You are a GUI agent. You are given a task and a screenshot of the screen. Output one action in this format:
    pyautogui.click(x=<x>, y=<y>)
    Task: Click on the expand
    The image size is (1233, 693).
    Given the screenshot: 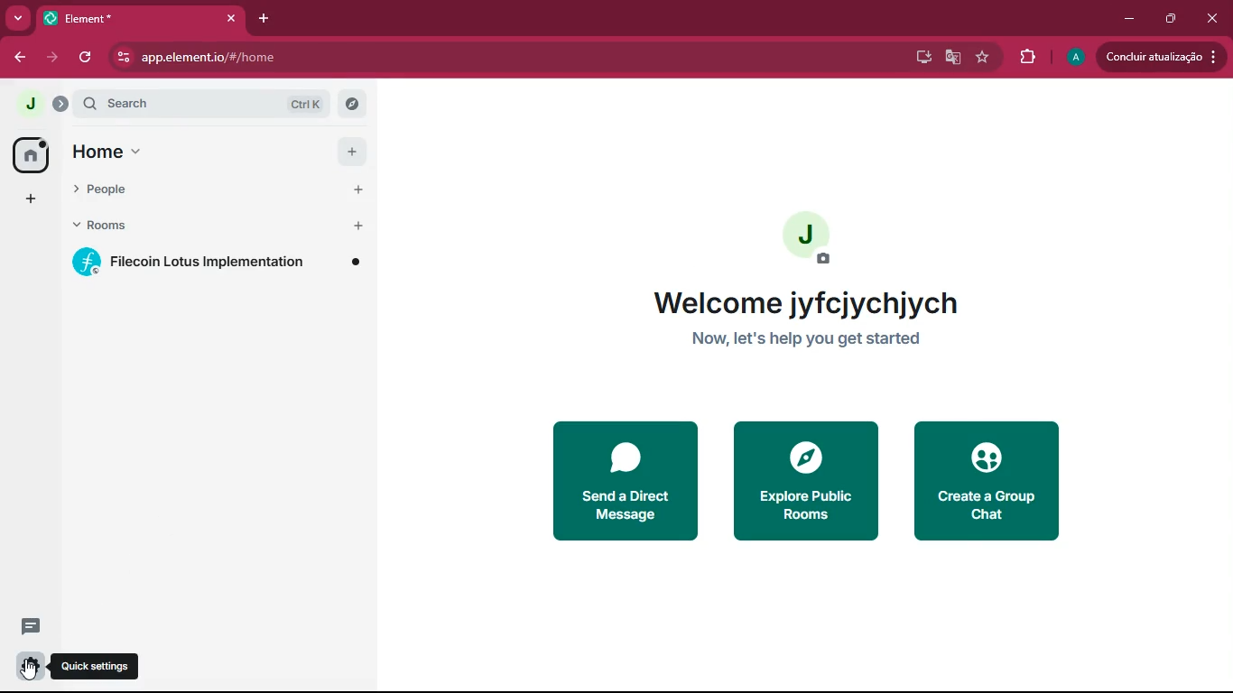 What is the action you would take?
    pyautogui.click(x=60, y=104)
    